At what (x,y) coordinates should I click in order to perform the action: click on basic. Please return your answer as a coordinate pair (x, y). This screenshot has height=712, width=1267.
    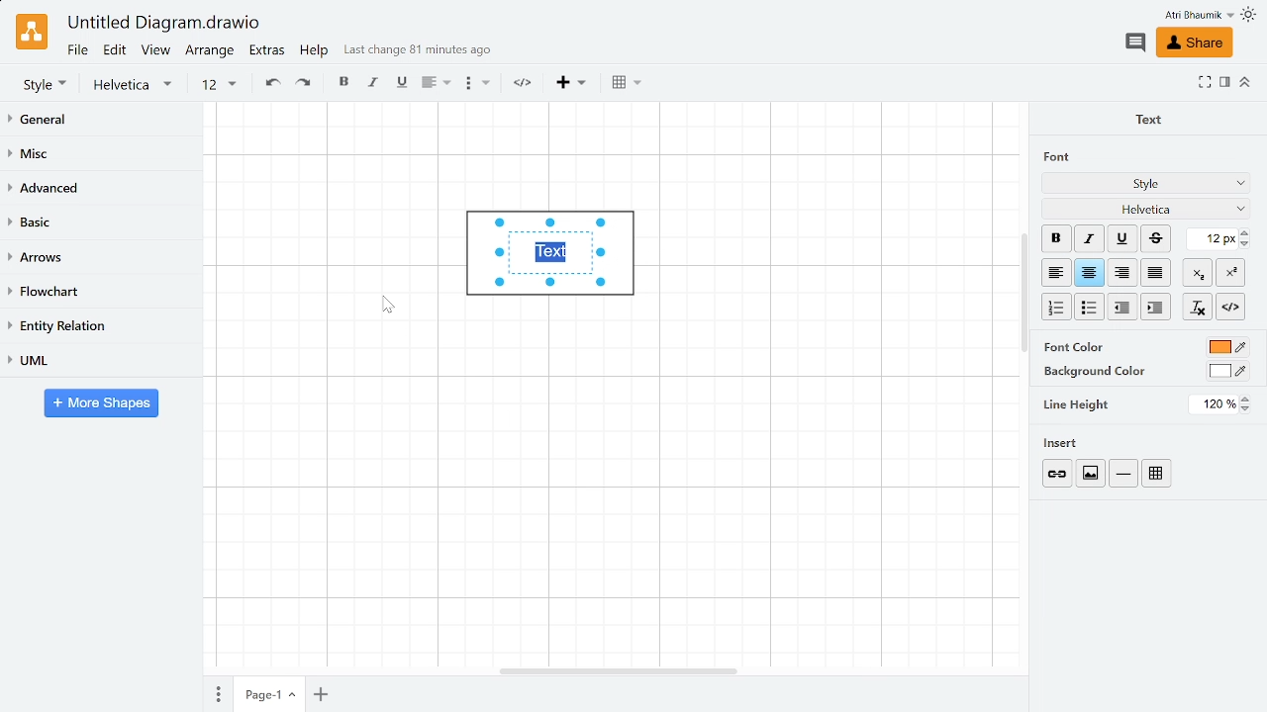
    Looking at the image, I should click on (101, 223).